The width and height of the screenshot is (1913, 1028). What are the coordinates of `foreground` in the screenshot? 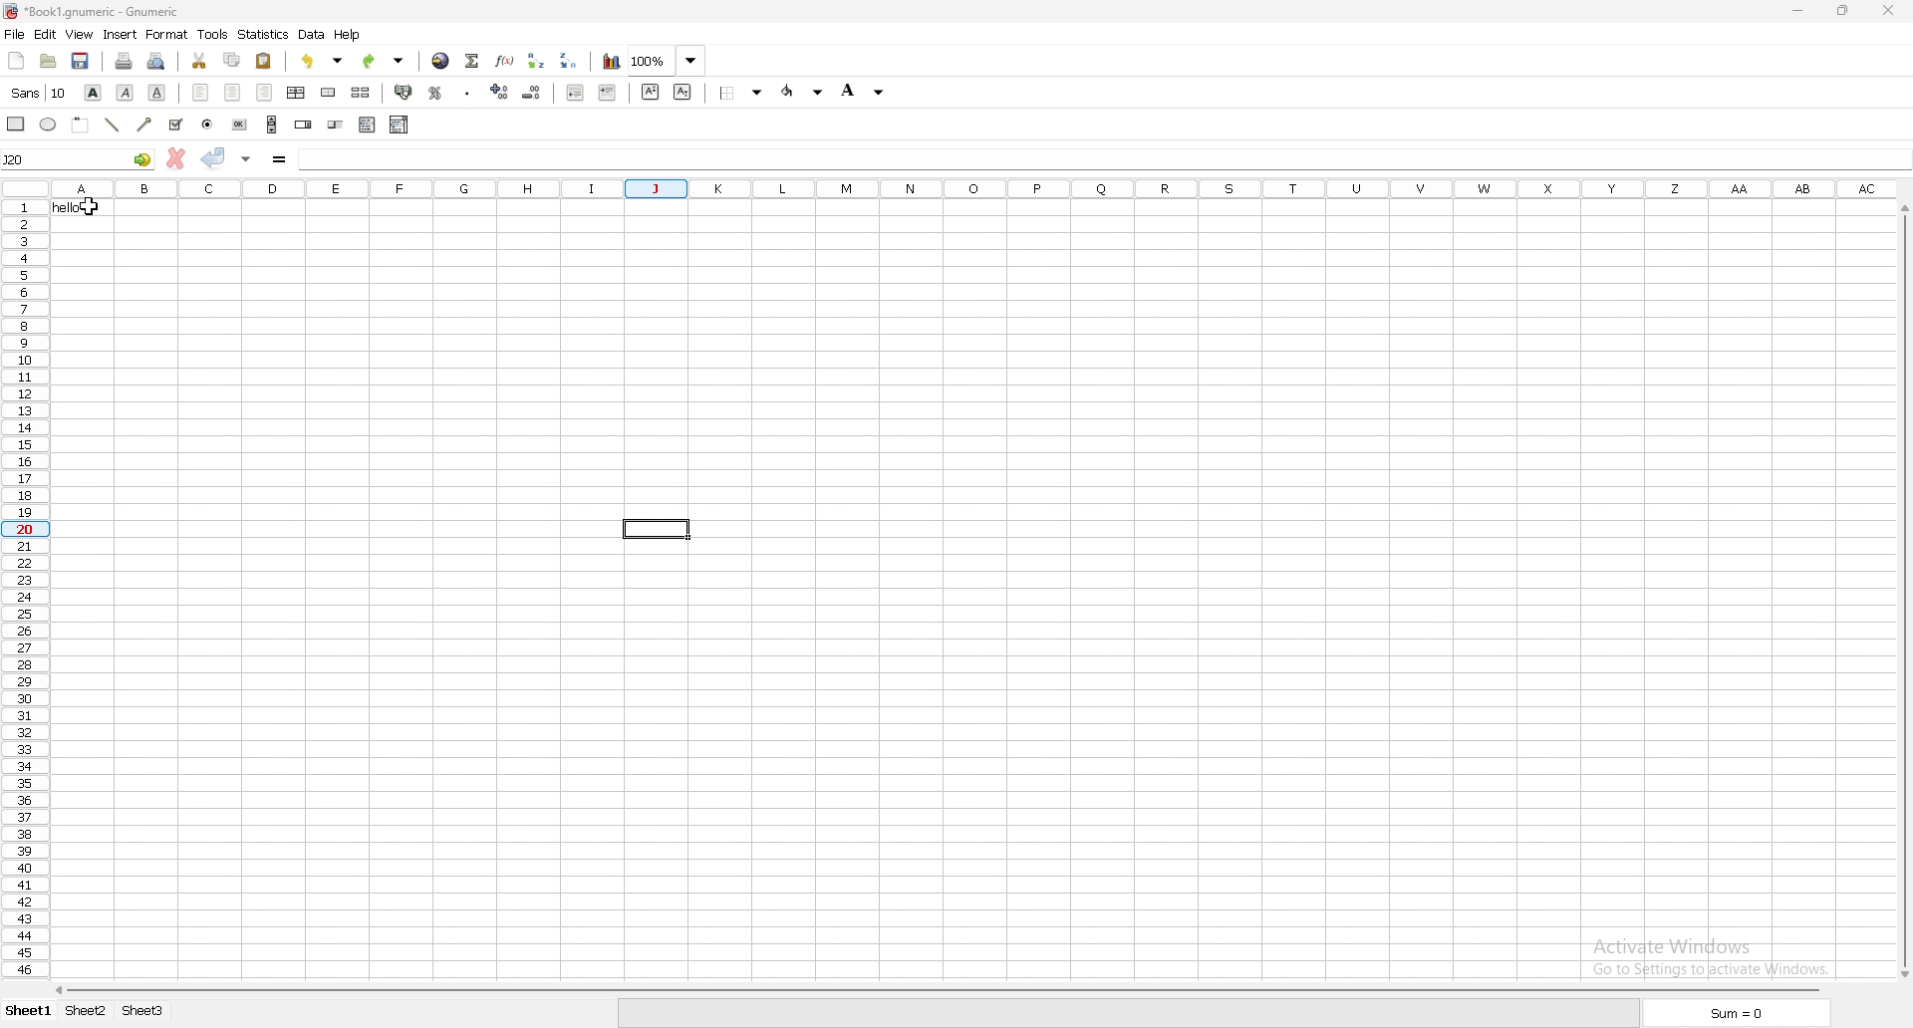 It's located at (865, 89).